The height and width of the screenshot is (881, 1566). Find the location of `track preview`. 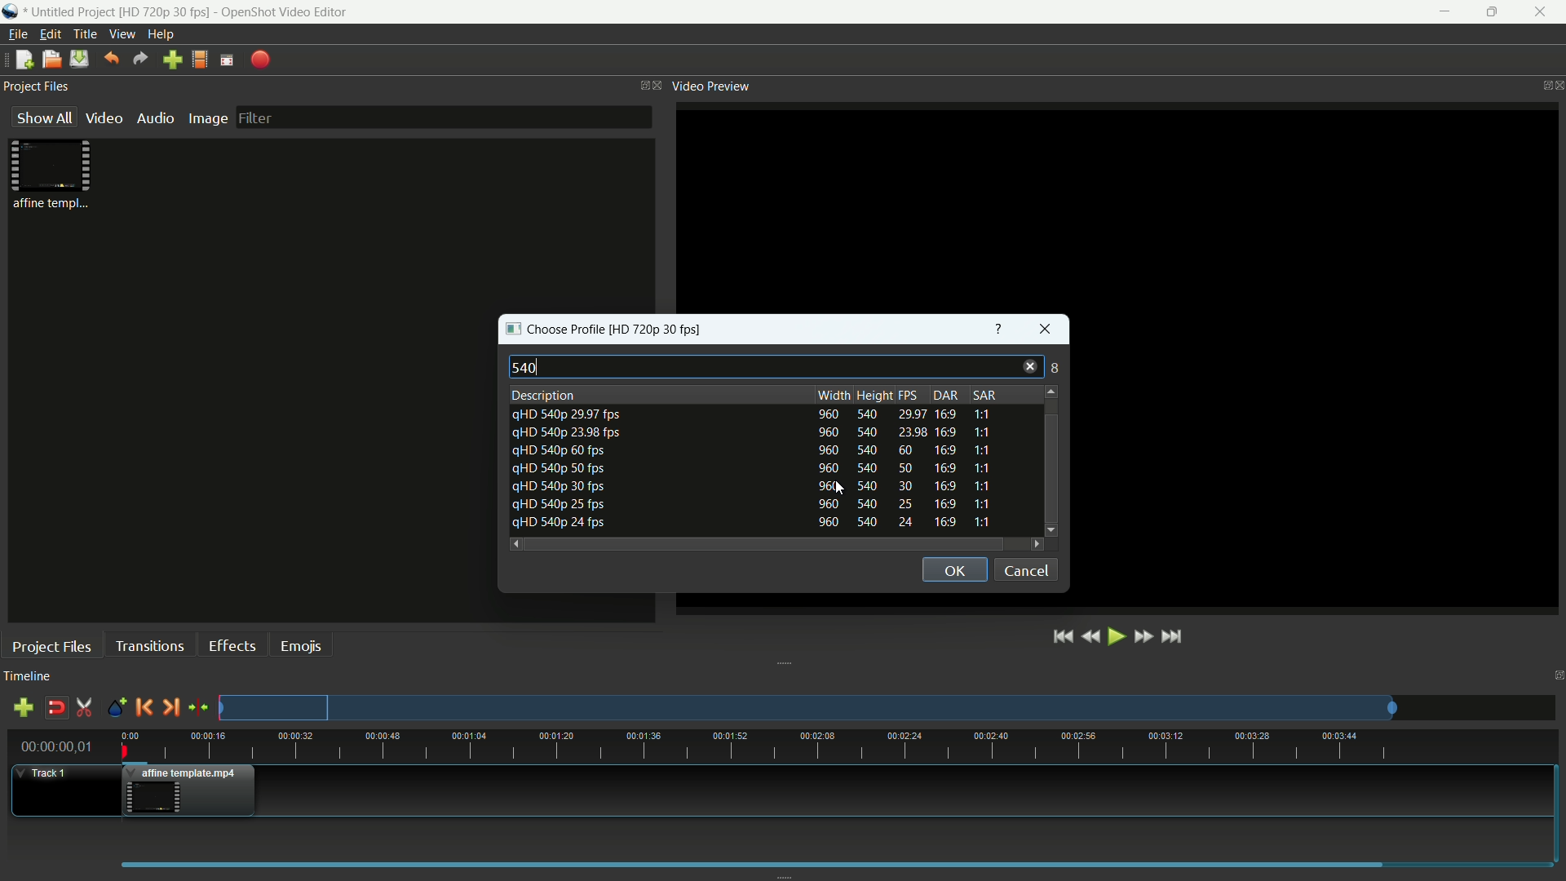

track preview is located at coordinates (809, 707).